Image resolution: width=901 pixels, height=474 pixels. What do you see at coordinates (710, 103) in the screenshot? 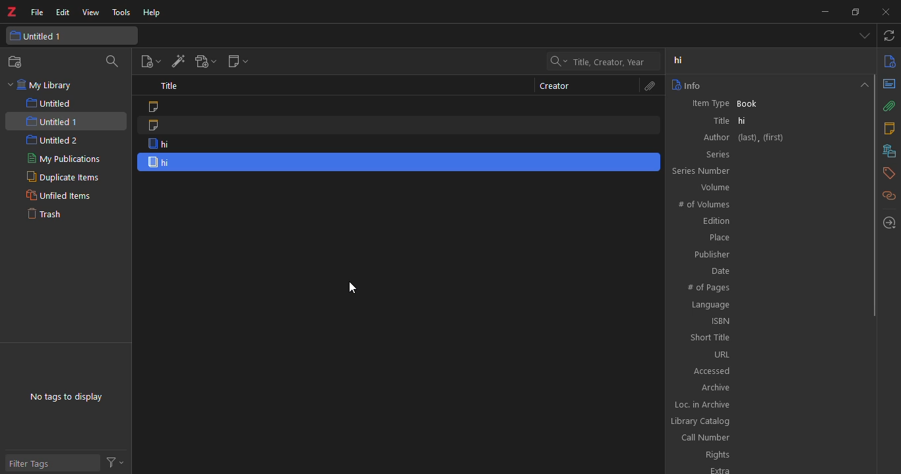
I see `item type` at bounding box center [710, 103].